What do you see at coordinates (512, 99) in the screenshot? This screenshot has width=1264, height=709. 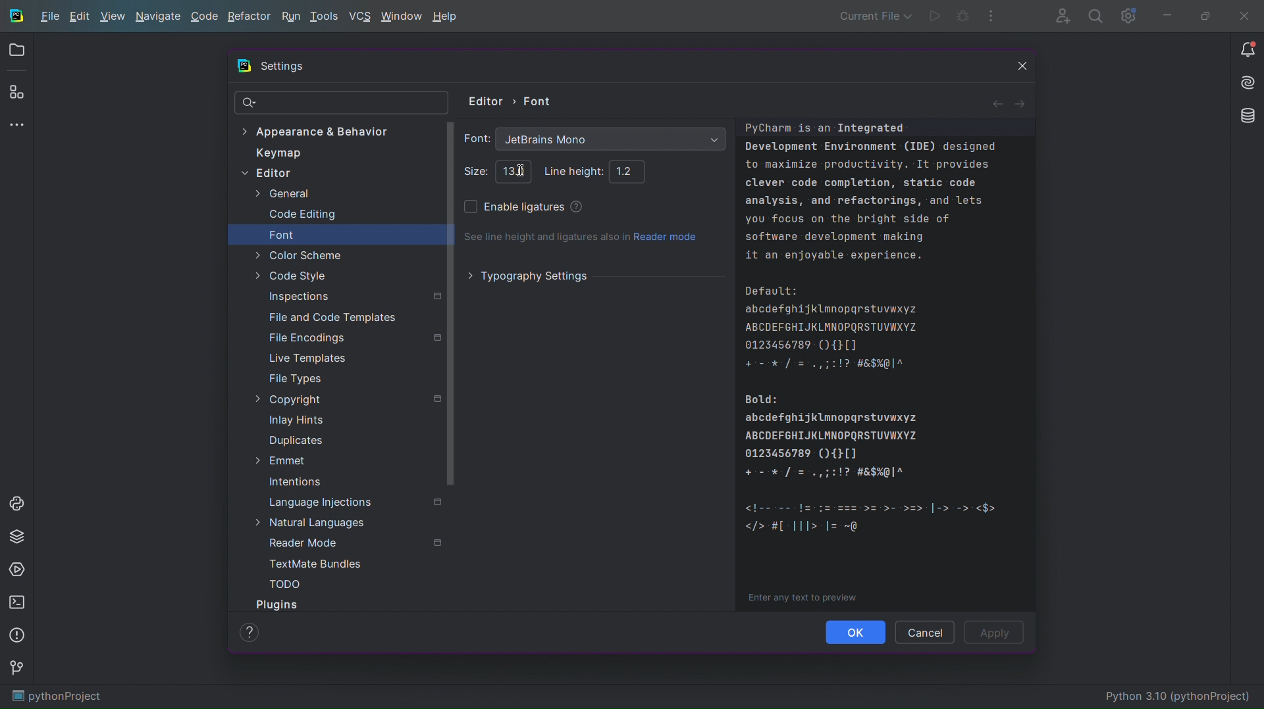 I see `Editor > Font` at bounding box center [512, 99].